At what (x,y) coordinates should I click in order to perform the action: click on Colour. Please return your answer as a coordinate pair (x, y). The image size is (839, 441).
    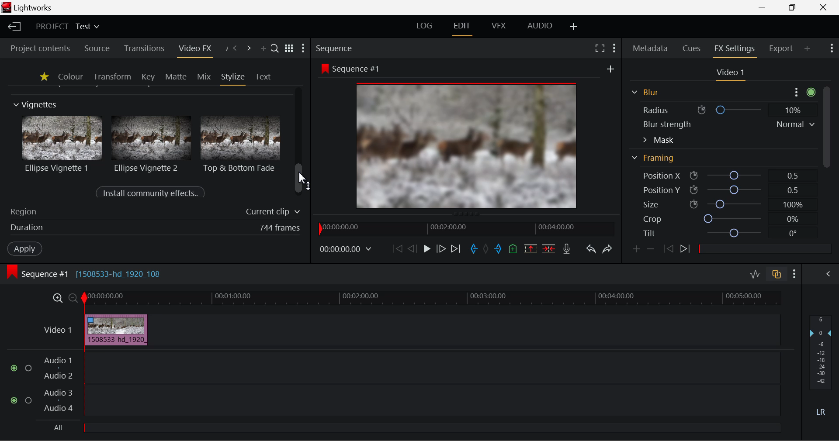
    Looking at the image, I should click on (70, 76).